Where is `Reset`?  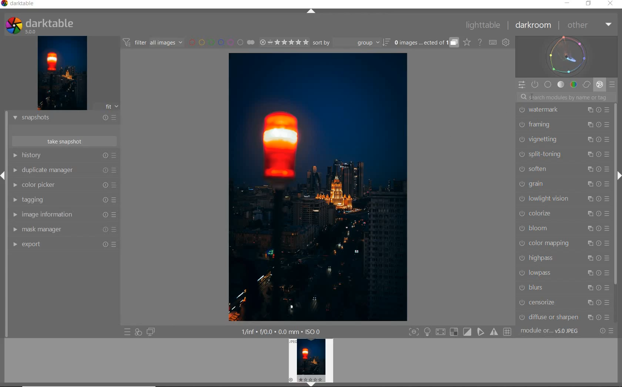 Reset is located at coordinates (598, 183).